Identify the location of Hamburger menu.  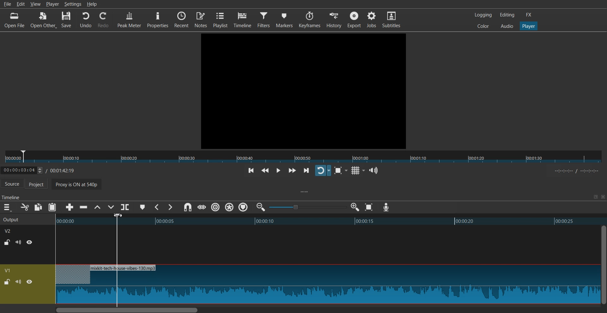
(7, 207).